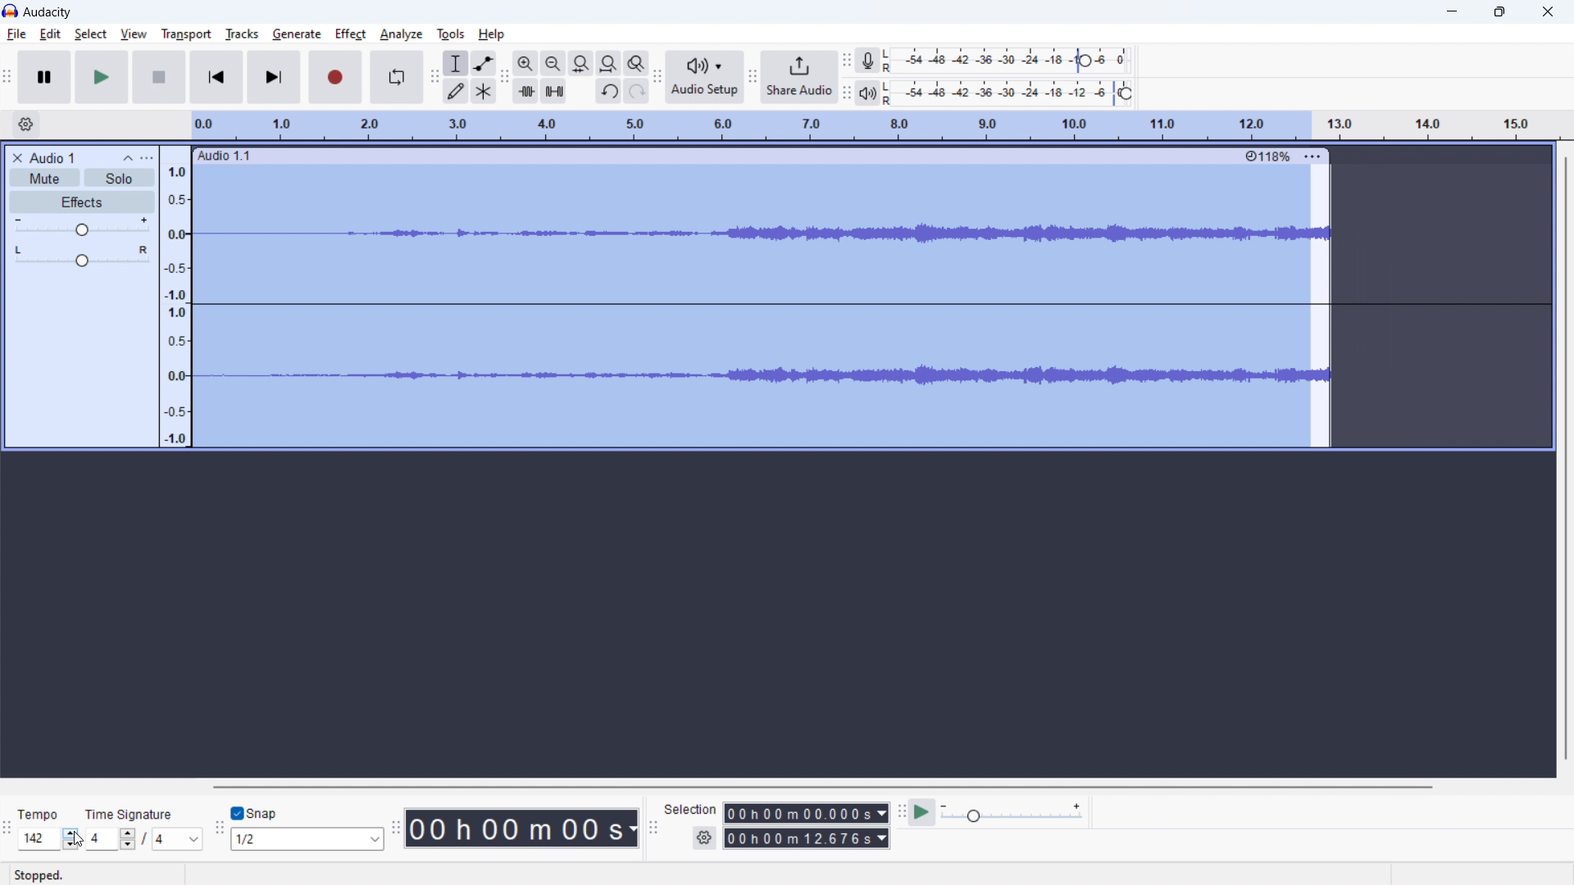  I want to click on tempo increased, so click(49, 839).